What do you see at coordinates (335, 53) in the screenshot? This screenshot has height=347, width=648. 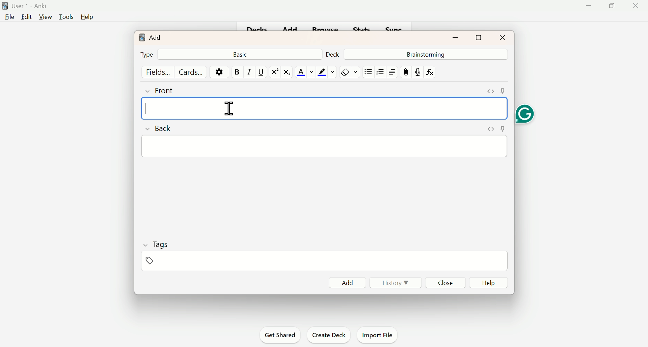 I see `Deck` at bounding box center [335, 53].